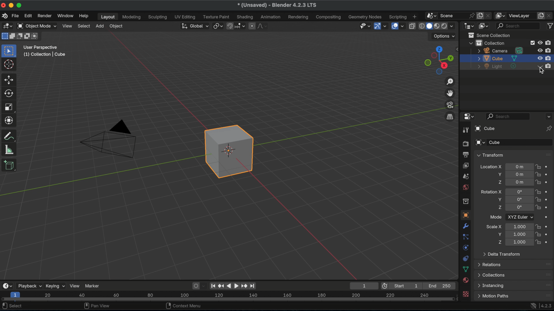 Image resolution: width=554 pixels, height=311 pixels. Describe the element at coordinates (68, 25) in the screenshot. I see `view` at that location.